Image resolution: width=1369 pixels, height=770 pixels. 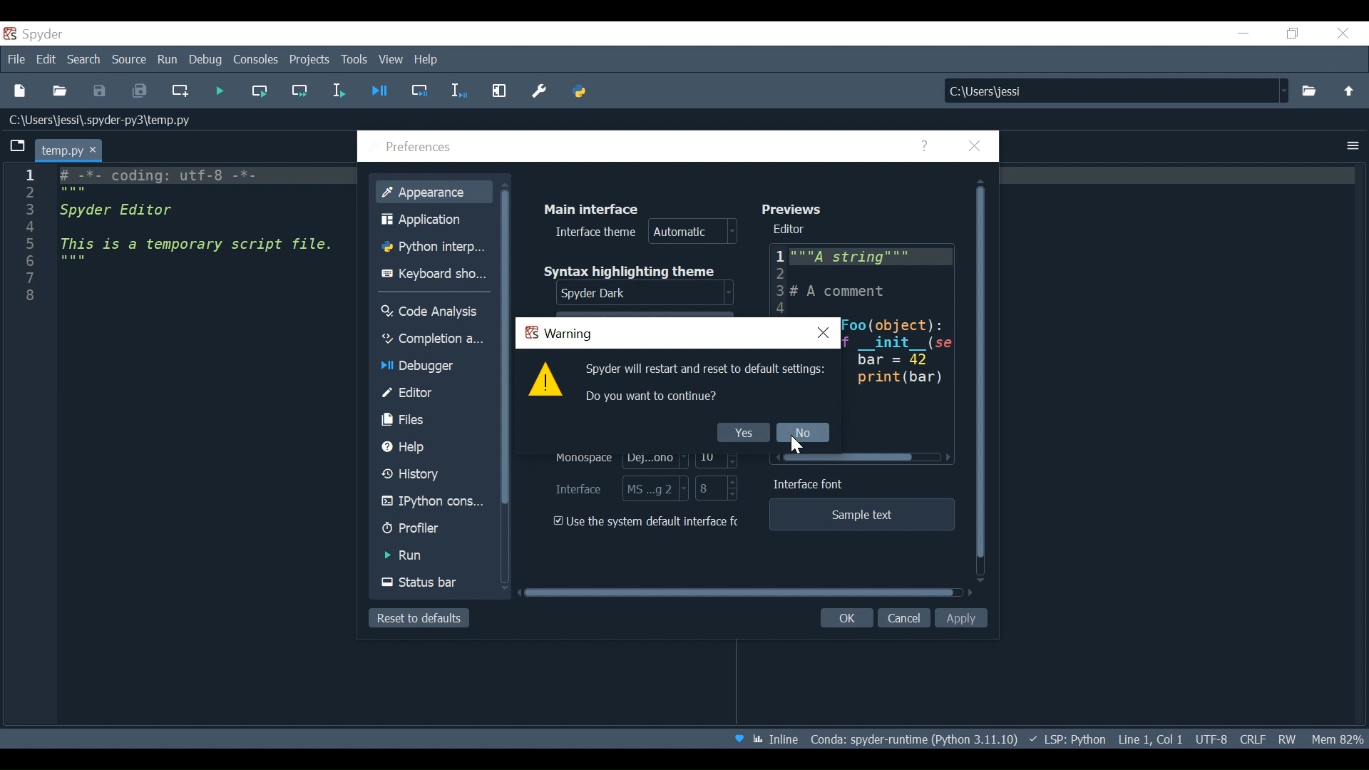 I want to click on Select File, so click(x=1308, y=90).